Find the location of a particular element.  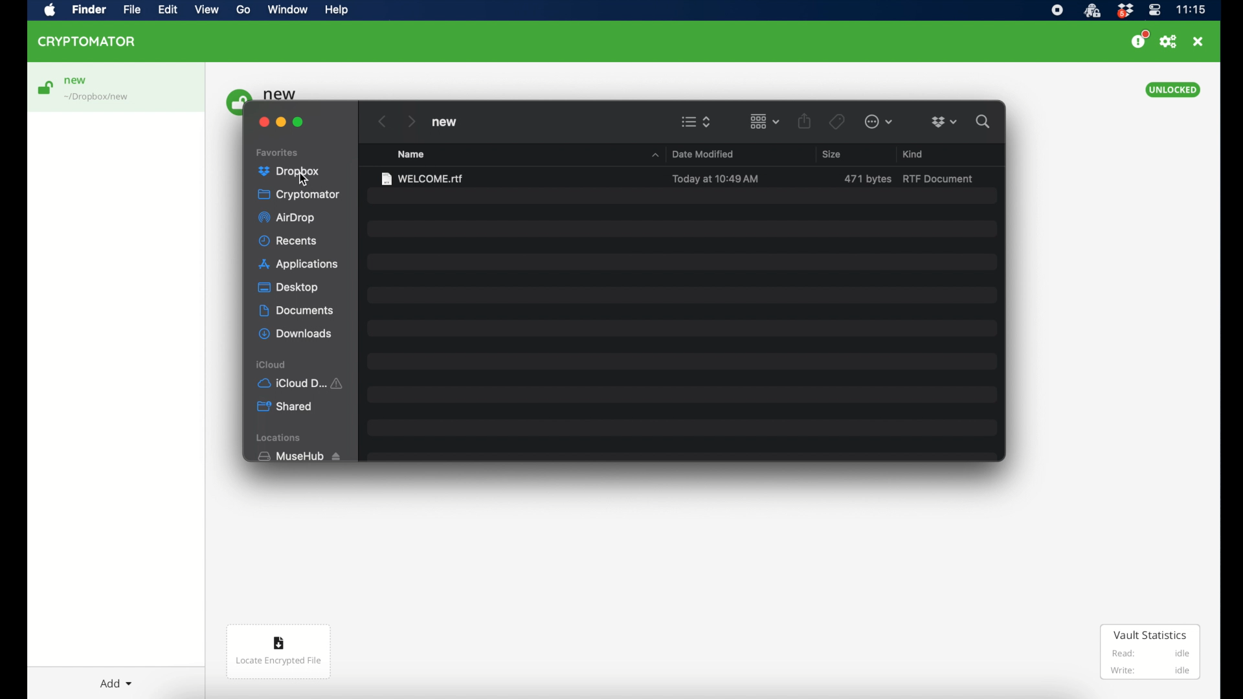

next is located at coordinates (412, 122).